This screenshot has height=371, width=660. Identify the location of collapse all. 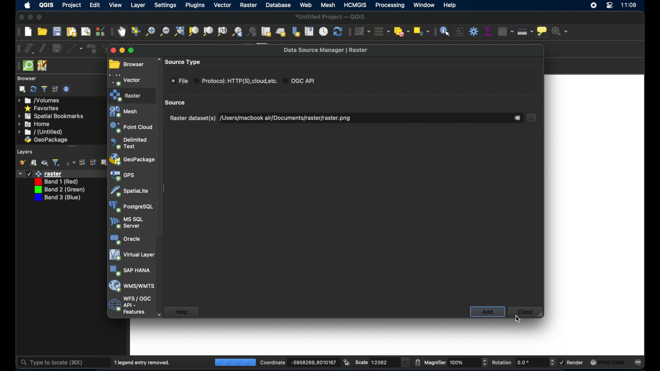
(94, 162).